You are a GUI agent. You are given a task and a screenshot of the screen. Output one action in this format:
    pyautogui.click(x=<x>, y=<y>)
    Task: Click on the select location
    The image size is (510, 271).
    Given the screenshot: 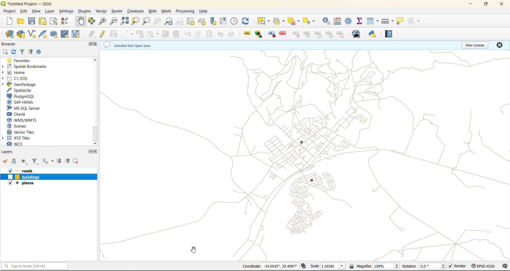 What is the action you would take?
    pyautogui.click(x=309, y=21)
    